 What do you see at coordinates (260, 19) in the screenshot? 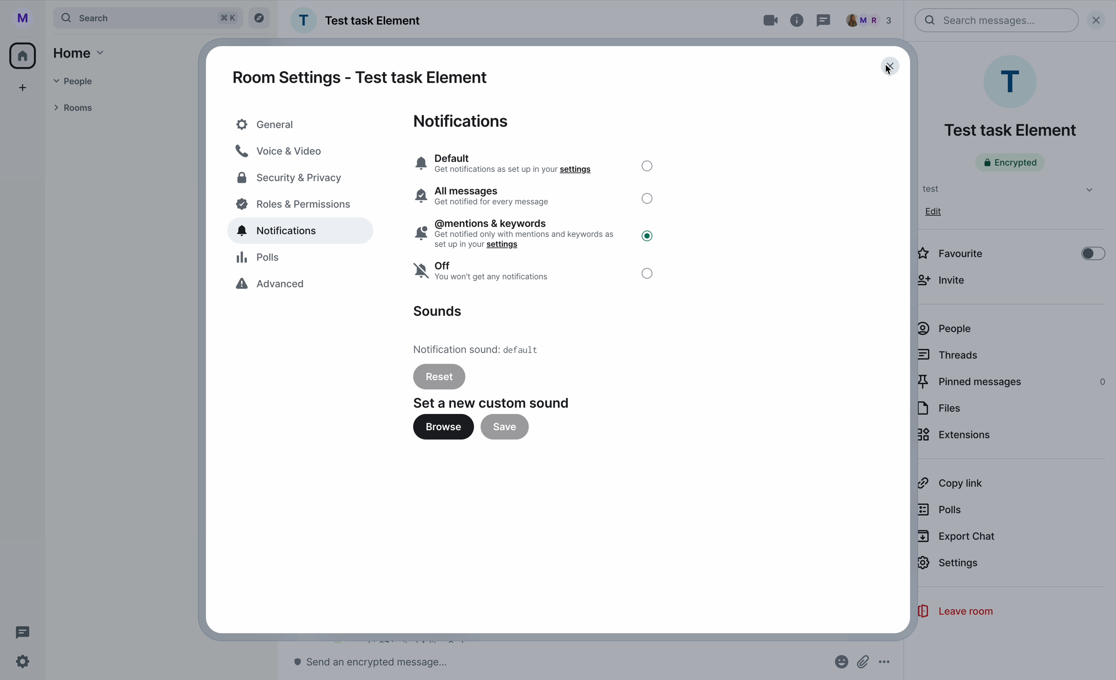
I see `explore` at bounding box center [260, 19].